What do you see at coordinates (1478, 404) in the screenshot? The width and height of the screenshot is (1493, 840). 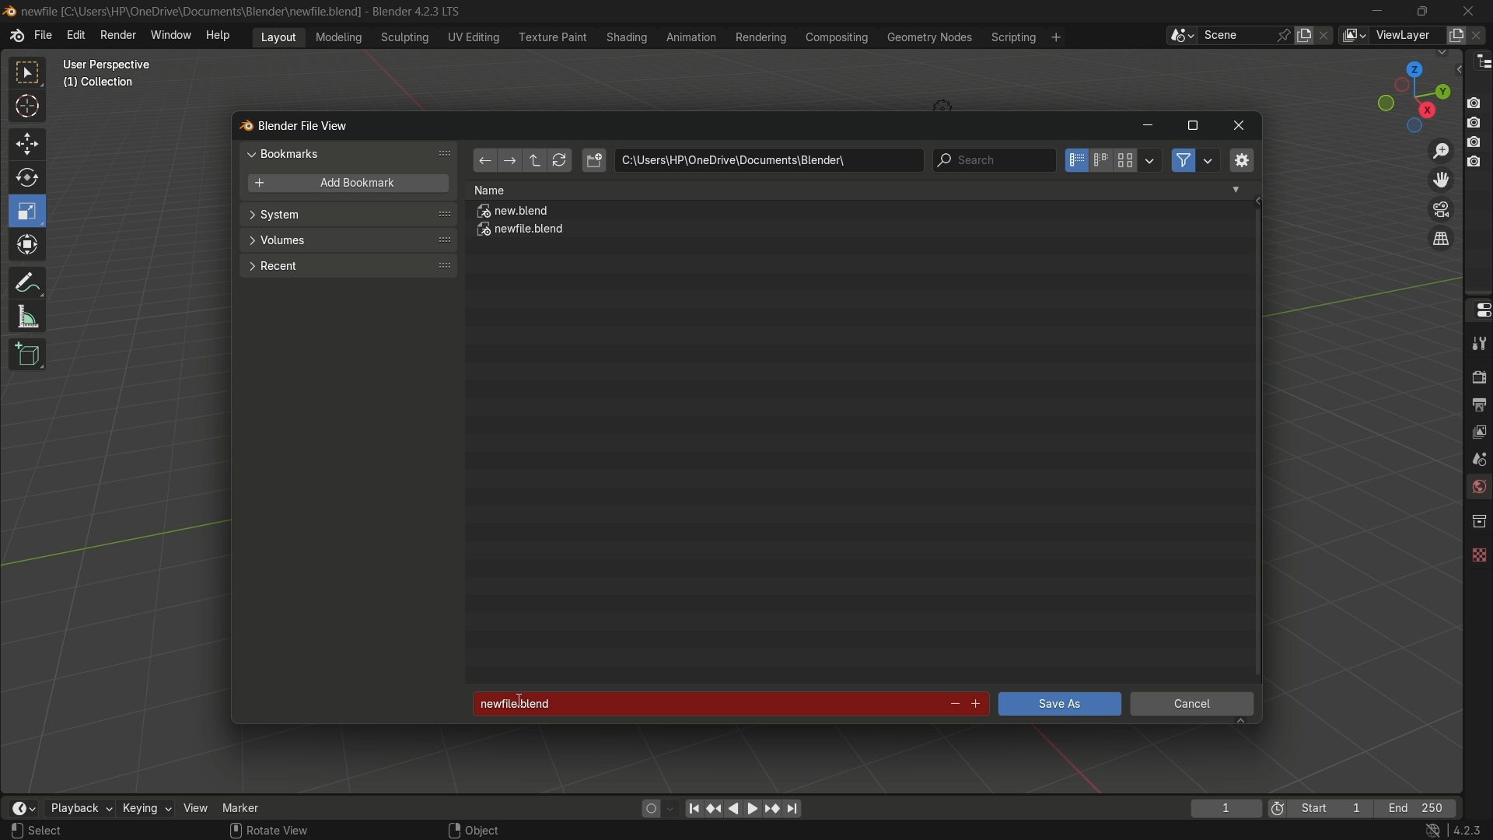 I see `output` at bounding box center [1478, 404].